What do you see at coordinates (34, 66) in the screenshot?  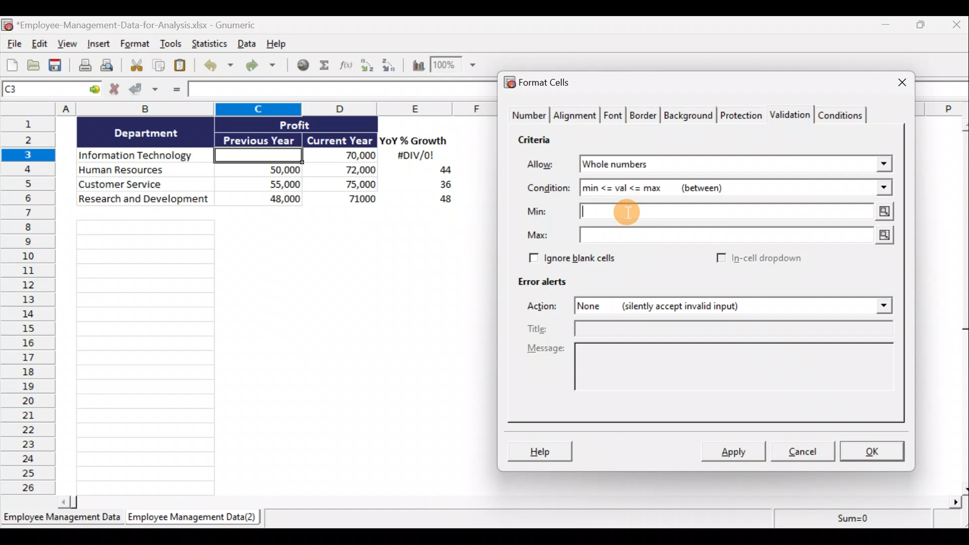 I see `Open a file` at bounding box center [34, 66].